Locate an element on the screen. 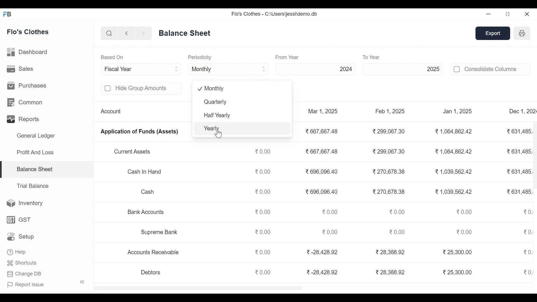 This screenshot has width=537, height=302. Shortcuts is located at coordinates (23, 262).